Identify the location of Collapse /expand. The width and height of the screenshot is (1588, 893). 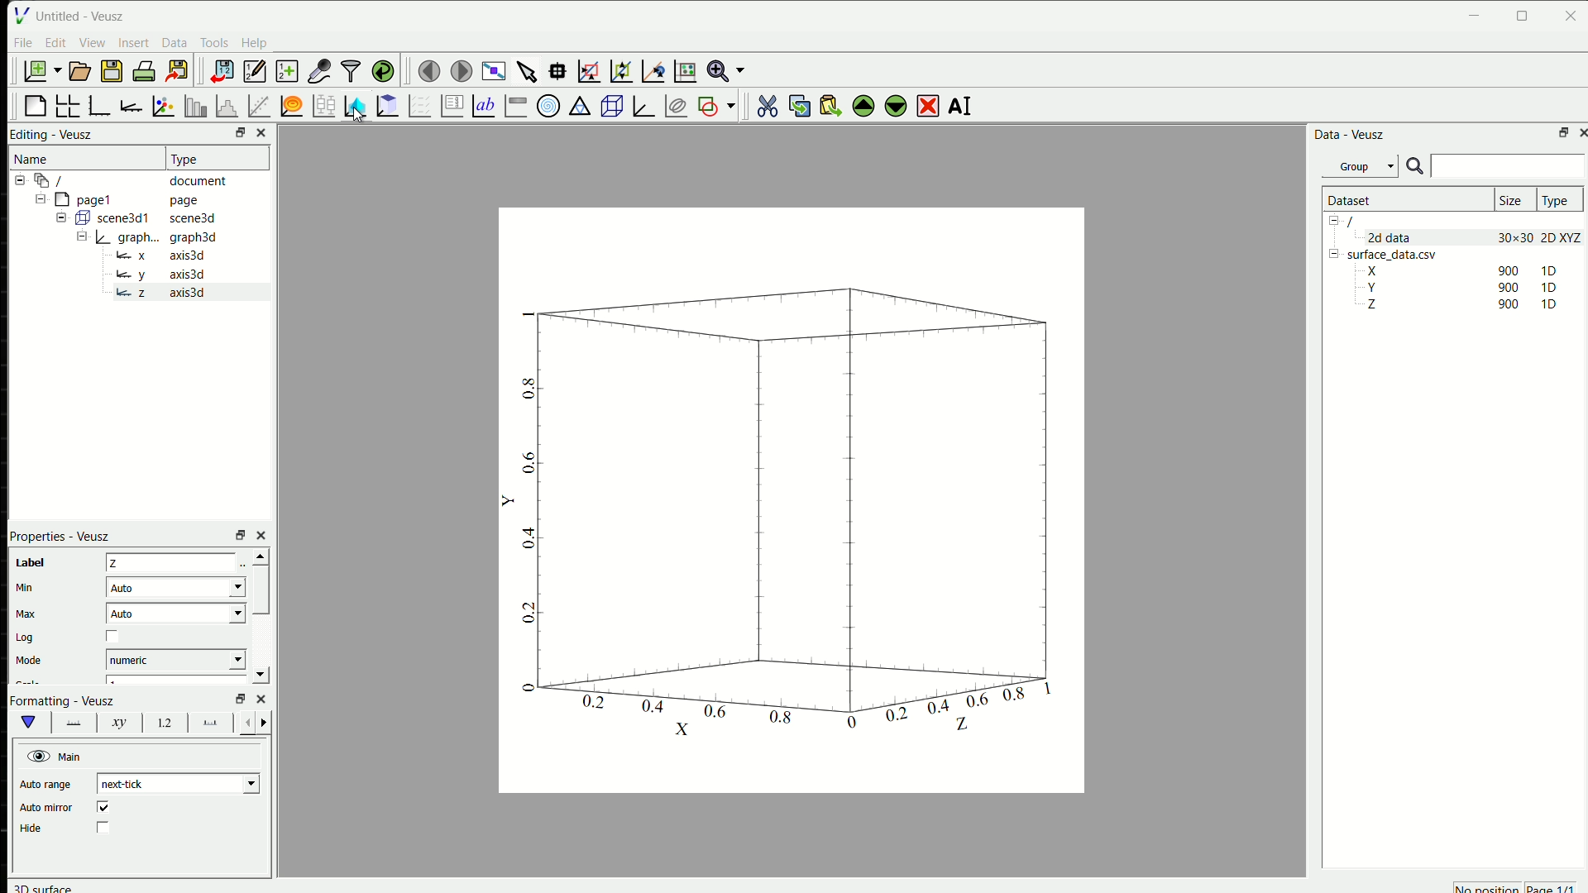
(83, 236).